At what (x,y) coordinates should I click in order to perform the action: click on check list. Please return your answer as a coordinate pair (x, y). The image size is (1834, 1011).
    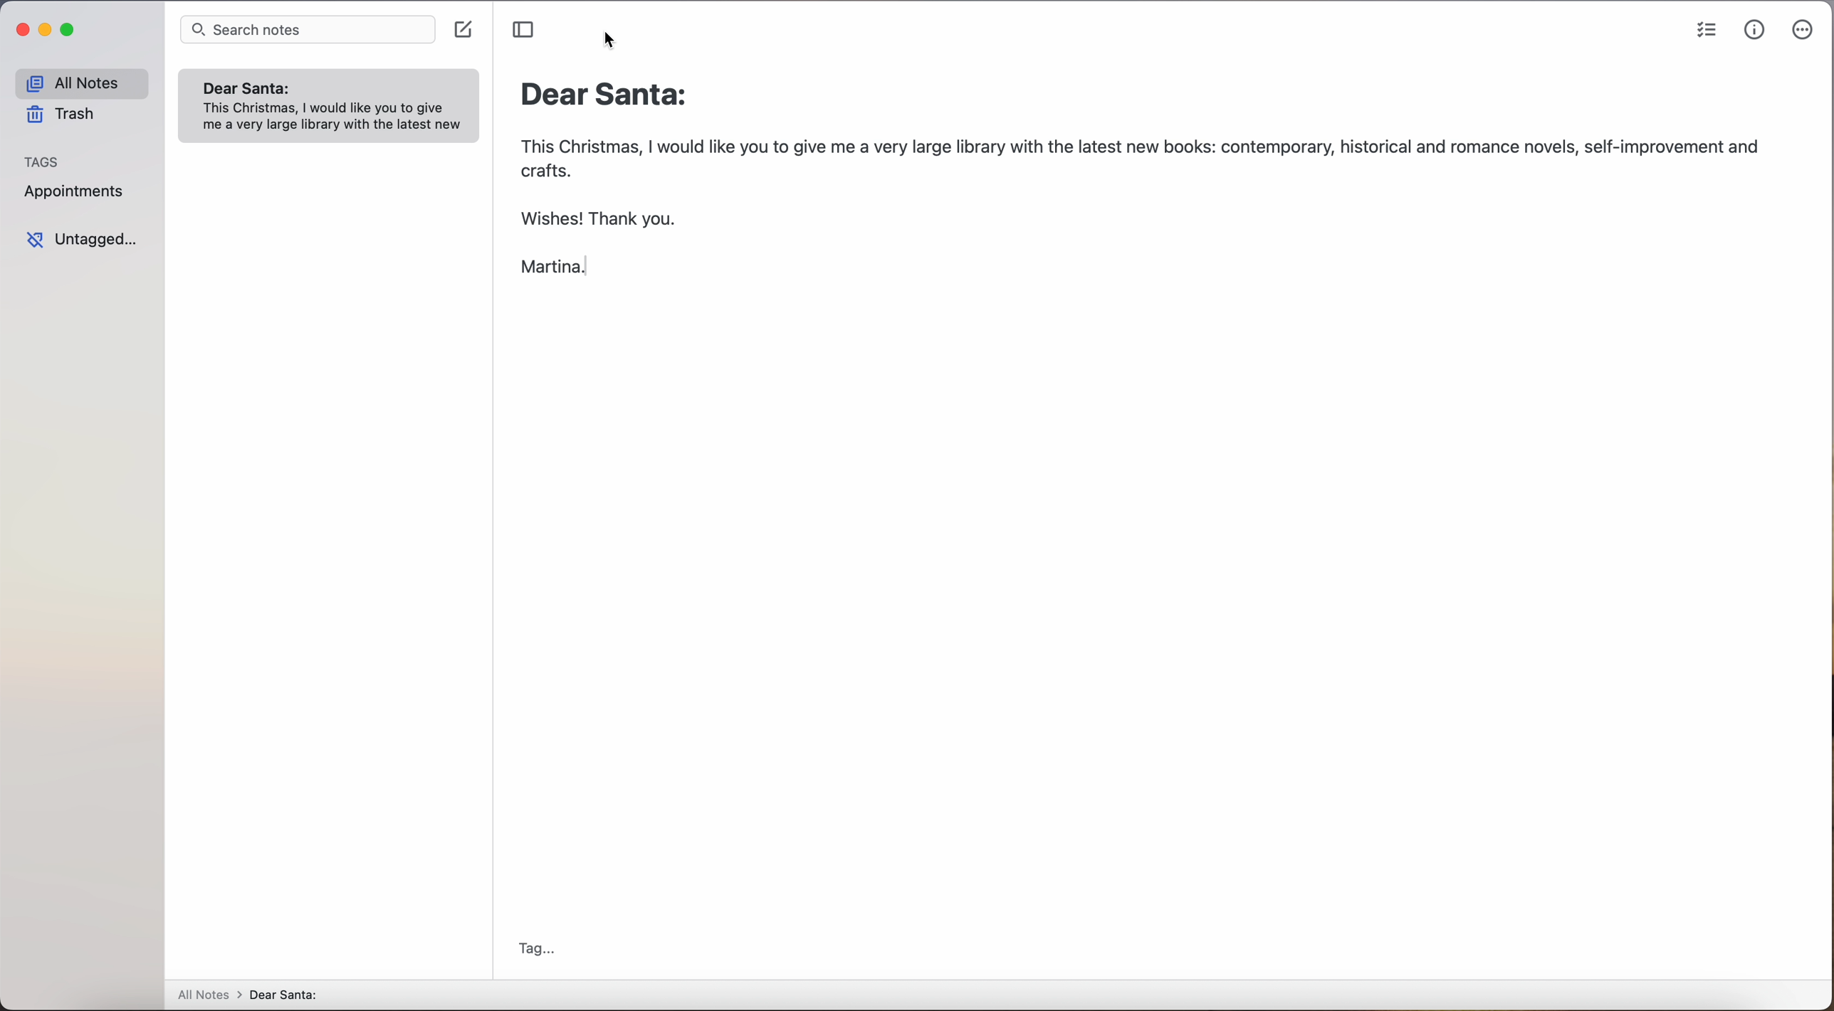
    Looking at the image, I should click on (1707, 31).